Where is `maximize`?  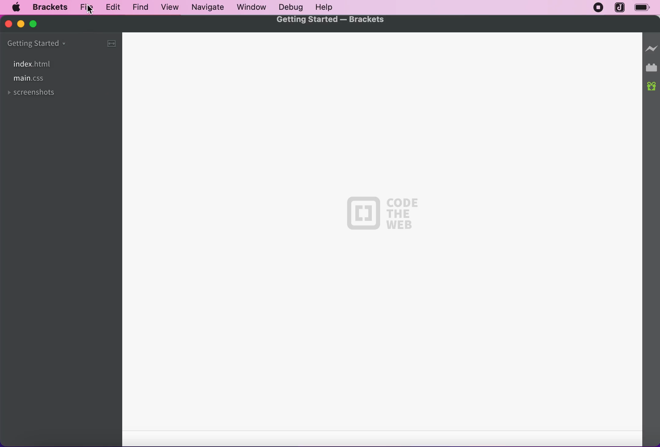
maximize is located at coordinates (38, 24).